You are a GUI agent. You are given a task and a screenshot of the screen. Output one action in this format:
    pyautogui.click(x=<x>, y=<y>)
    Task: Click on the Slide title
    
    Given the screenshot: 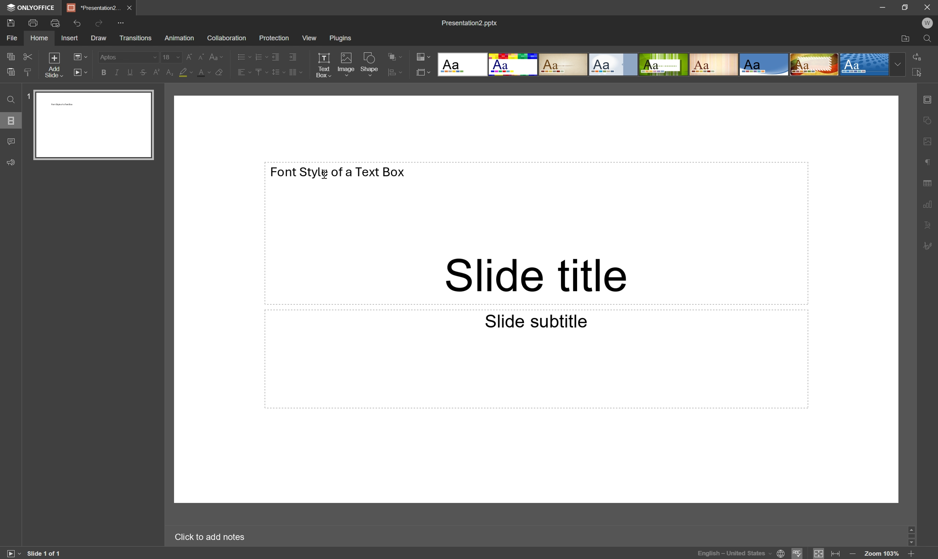 What is the action you would take?
    pyautogui.click(x=538, y=277)
    